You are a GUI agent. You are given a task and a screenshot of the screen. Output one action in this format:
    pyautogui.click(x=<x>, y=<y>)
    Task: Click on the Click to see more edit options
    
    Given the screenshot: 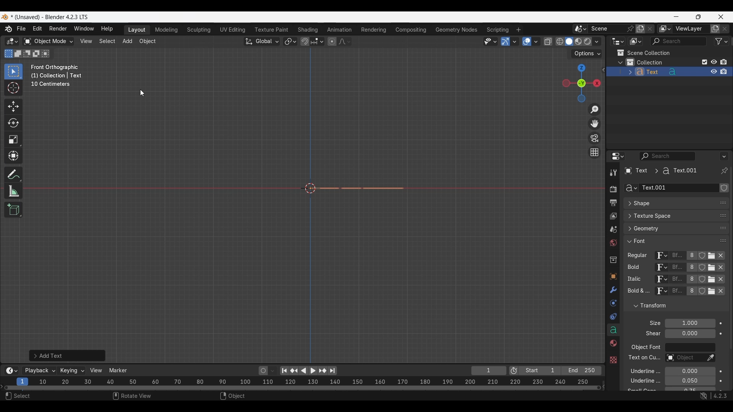 What is the action you would take?
    pyautogui.click(x=603, y=70)
    